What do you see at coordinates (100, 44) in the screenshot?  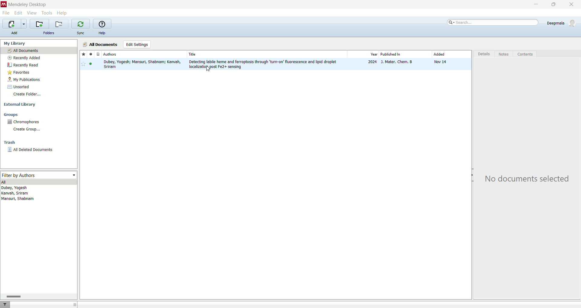 I see `all documents` at bounding box center [100, 44].